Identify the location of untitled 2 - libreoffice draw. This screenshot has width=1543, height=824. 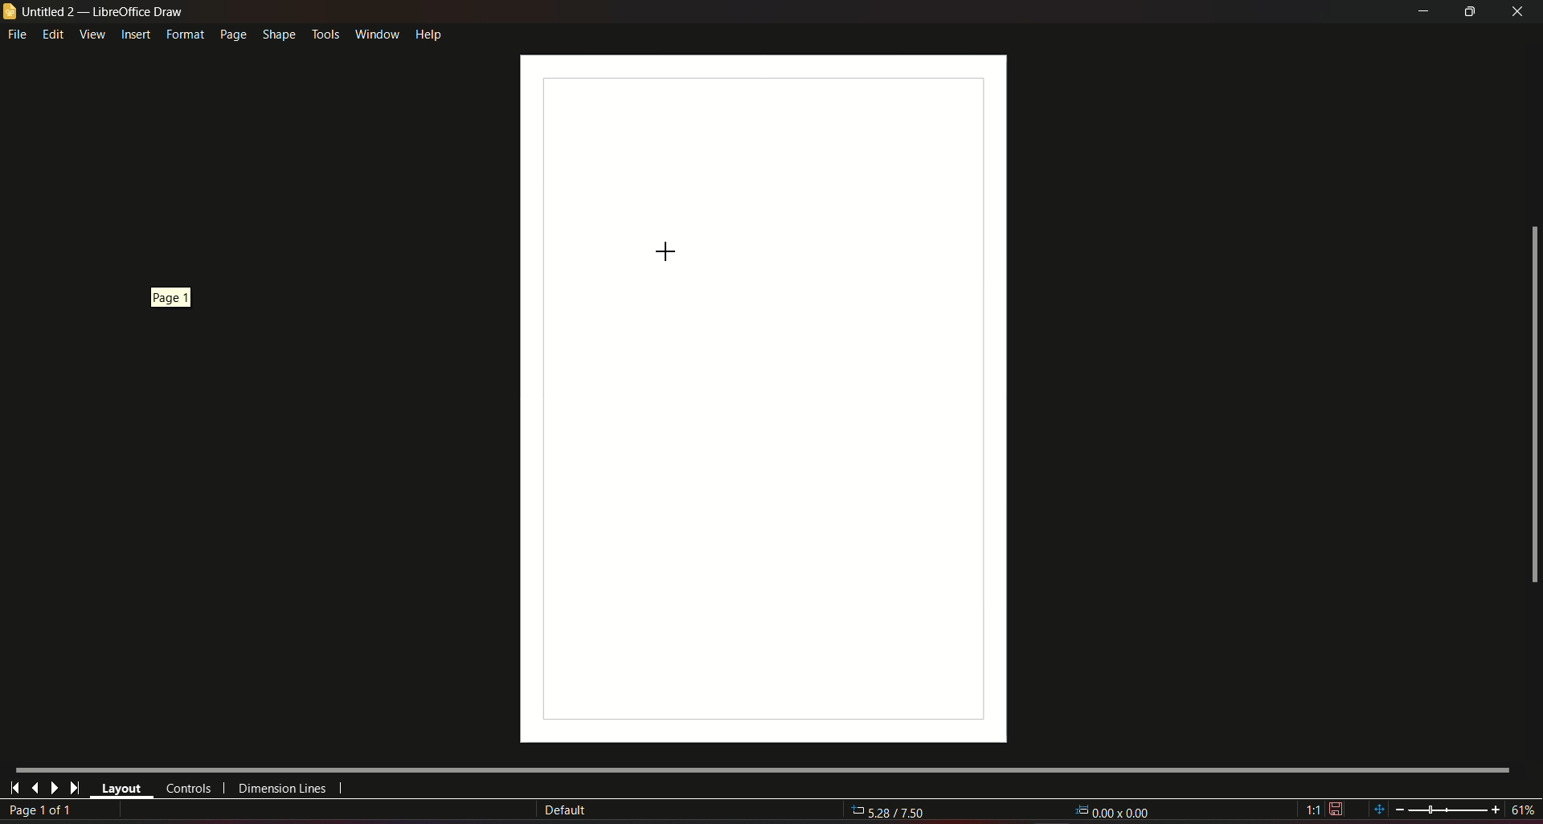
(95, 12).